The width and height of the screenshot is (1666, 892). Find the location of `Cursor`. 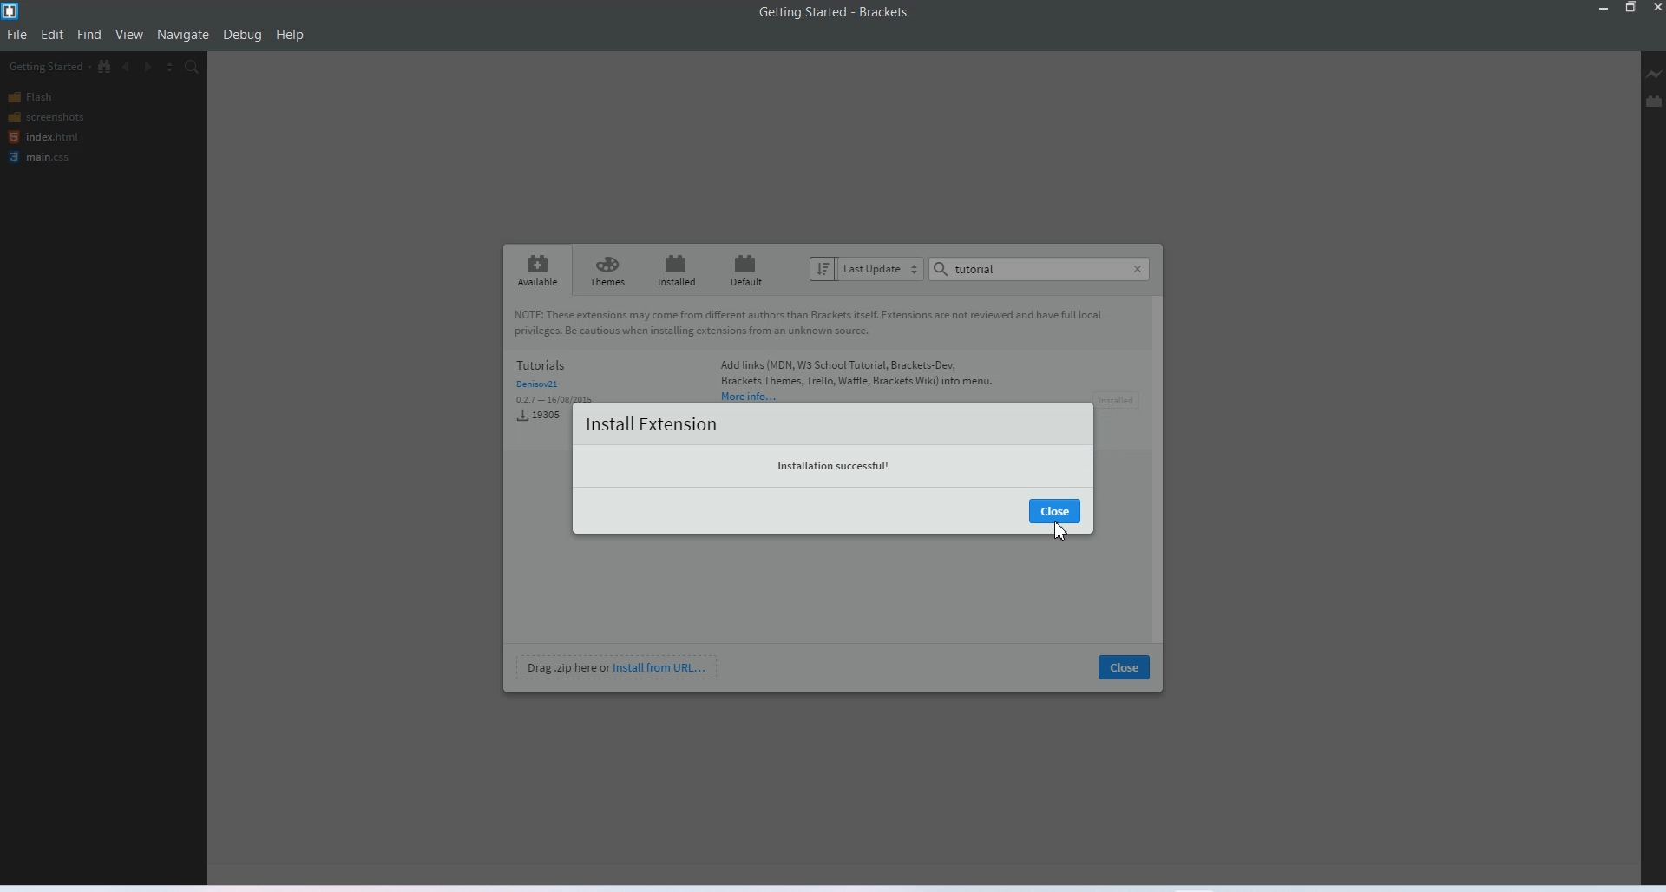

Cursor is located at coordinates (1059, 530).